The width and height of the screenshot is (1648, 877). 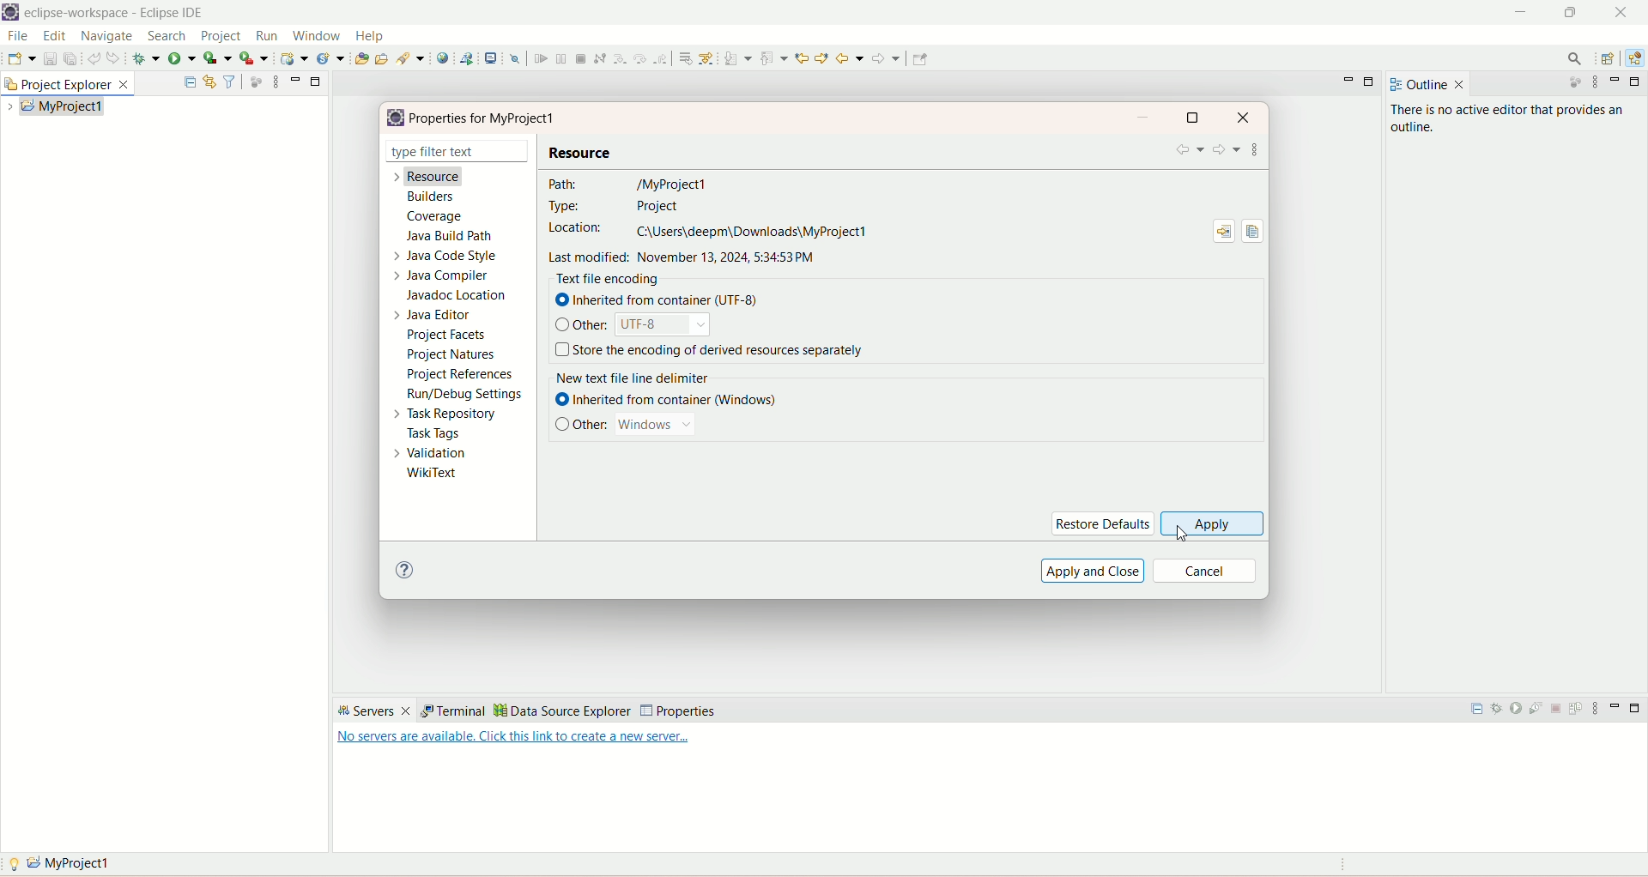 I want to click on apply and close, so click(x=1091, y=570).